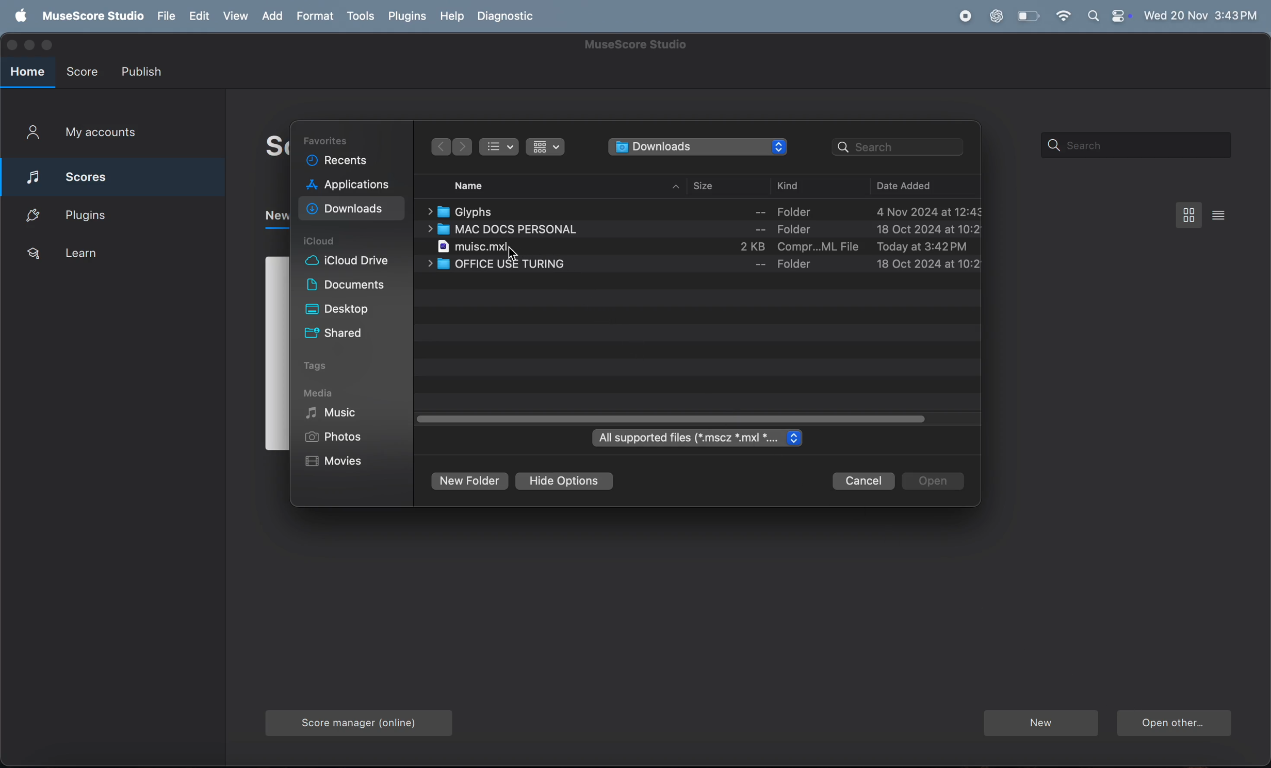 This screenshot has height=768, width=1271. I want to click on Favorites, so click(331, 140).